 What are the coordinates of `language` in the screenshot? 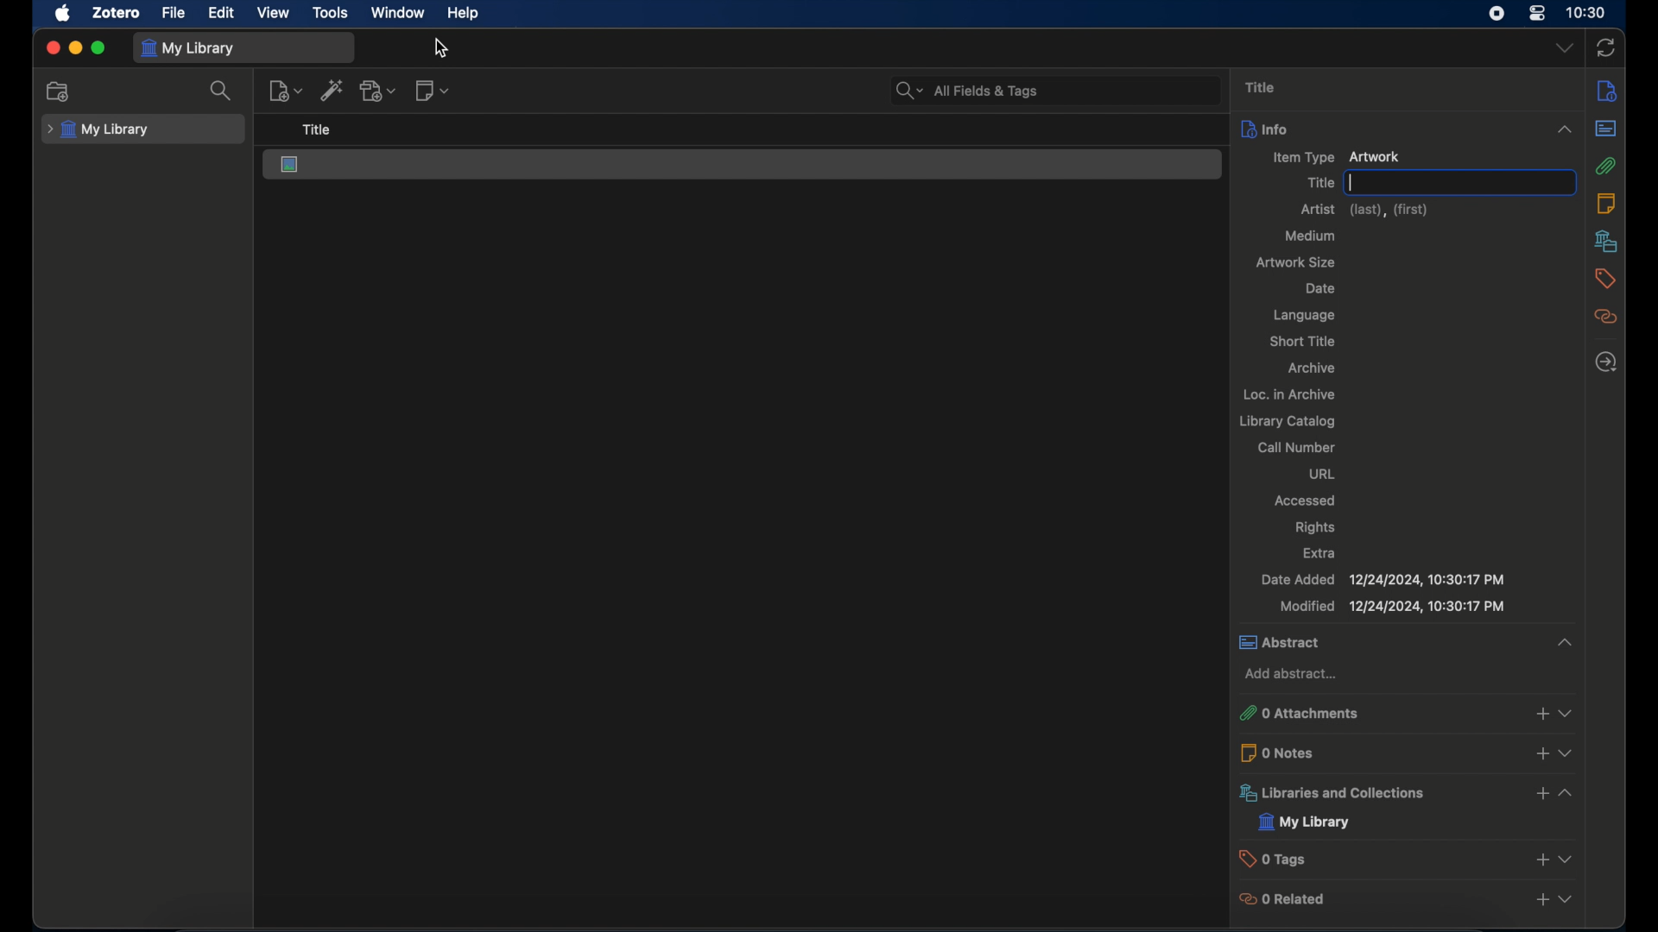 It's located at (1304, 316).